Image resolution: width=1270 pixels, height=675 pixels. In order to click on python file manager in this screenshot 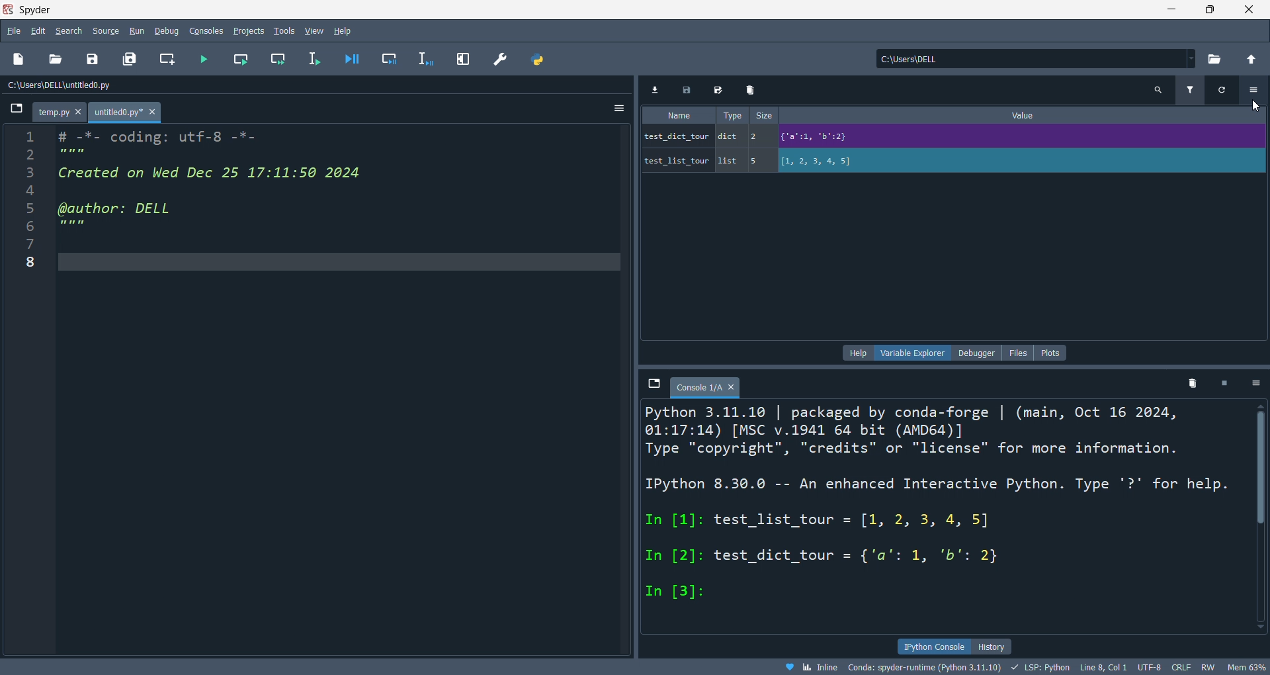, I will do `click(534, 58)`.